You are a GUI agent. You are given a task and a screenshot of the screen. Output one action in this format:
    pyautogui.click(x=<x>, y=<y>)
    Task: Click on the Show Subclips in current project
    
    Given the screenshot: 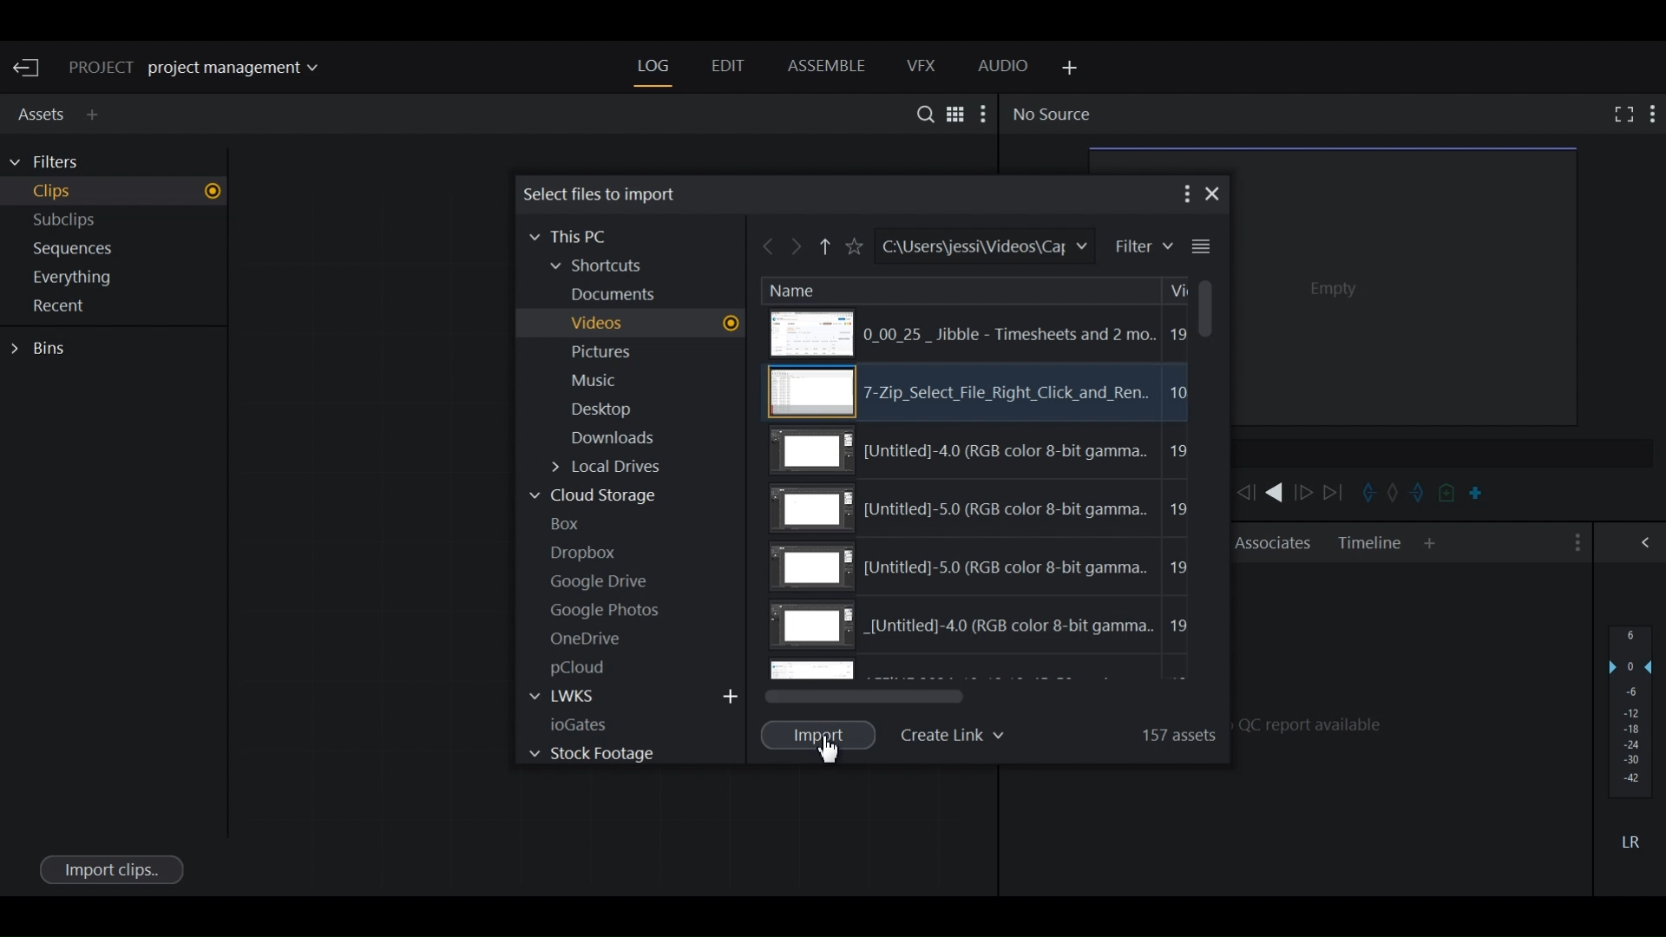 What is the action you would take?
    pyautogui.click(x=118, y=223)
    